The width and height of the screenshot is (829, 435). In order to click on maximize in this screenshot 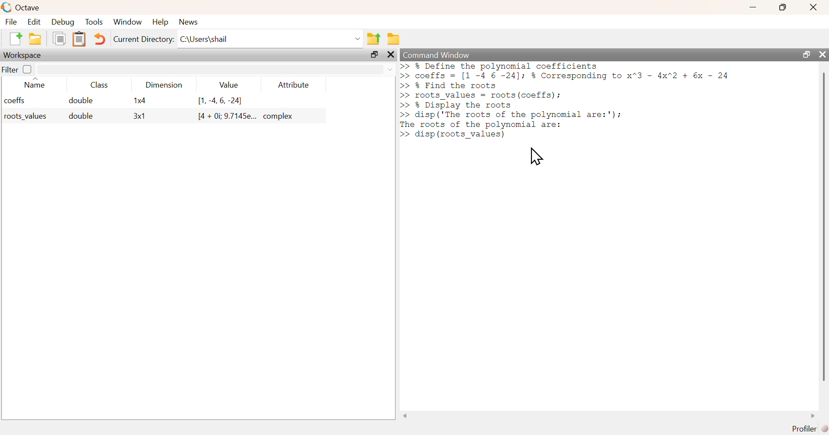, I will do `click(804, 54)`.